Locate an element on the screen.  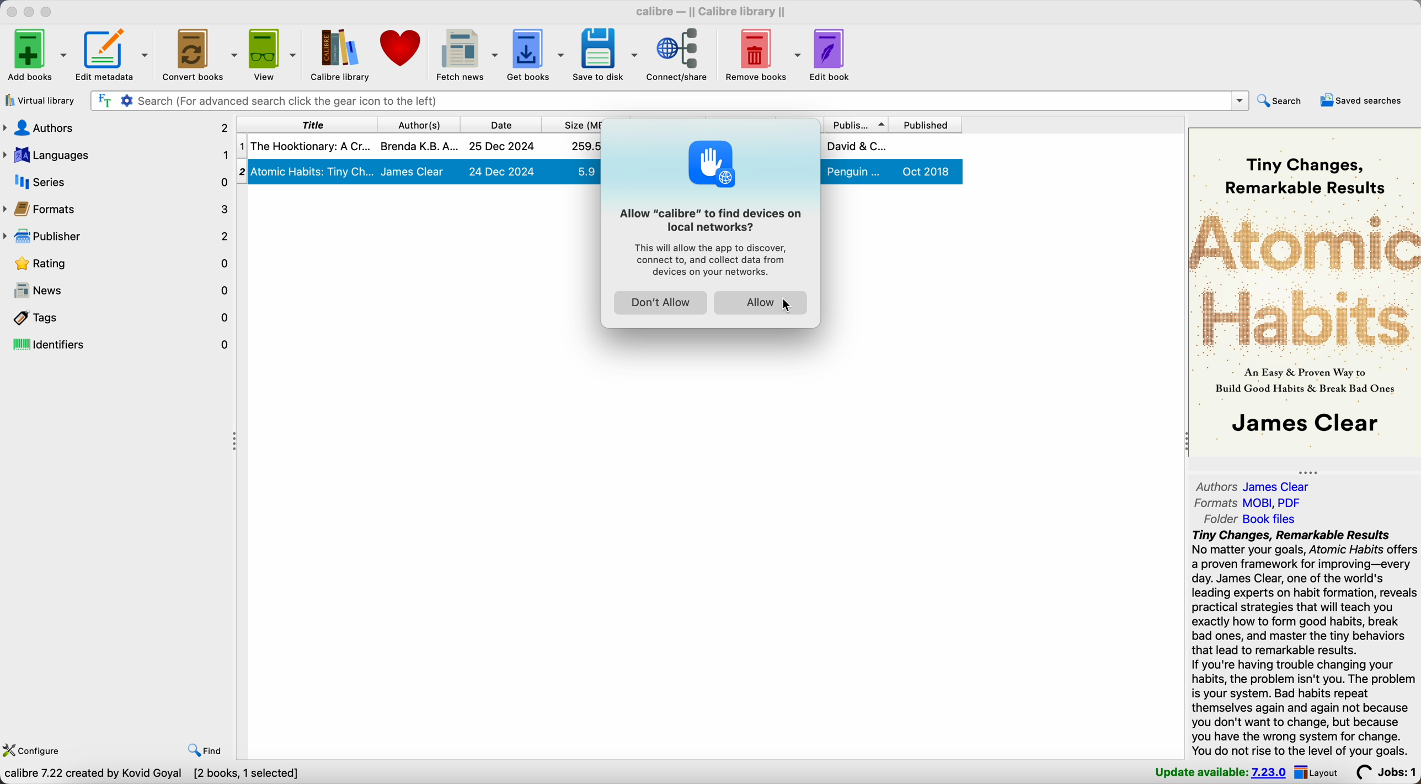
publisher is located at coordinates (116, 236).